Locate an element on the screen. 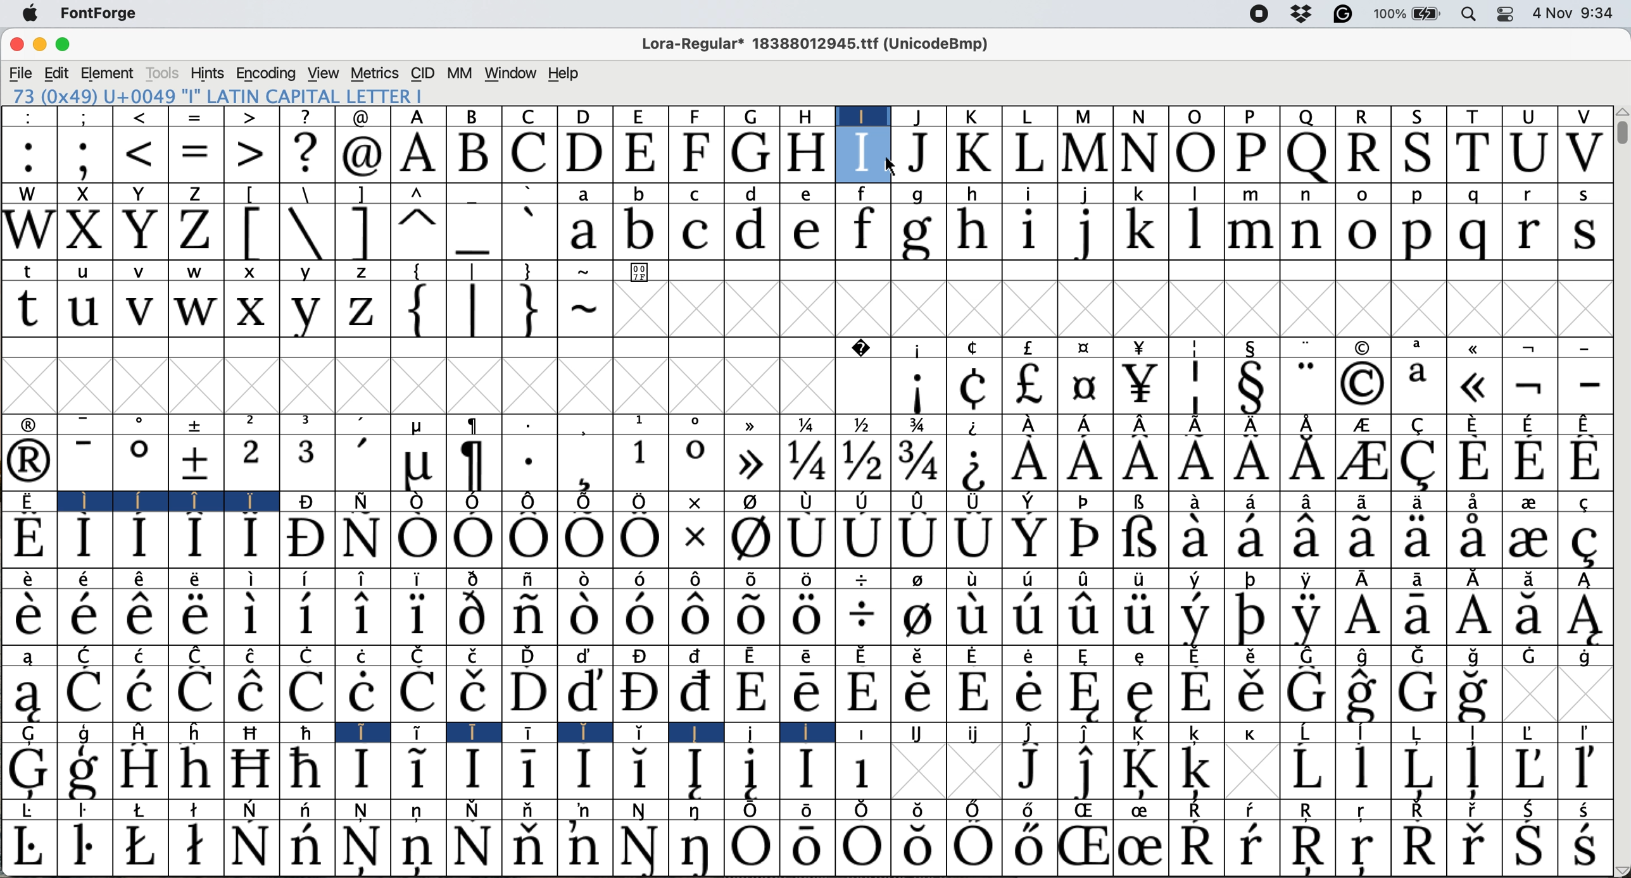 Image resolution: width=1631 pixels, height=878 pixels. Symbol is located at coordinates (1364, 851).